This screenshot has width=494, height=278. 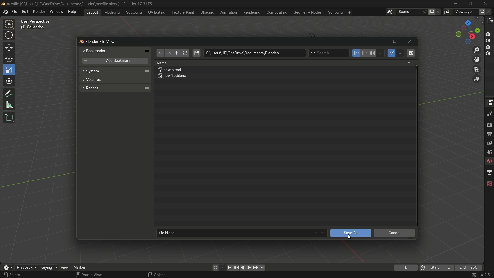 What do you see at coordinates (489, 183) in the screenshot?
I see `texture` at bounding box center [489, 183].